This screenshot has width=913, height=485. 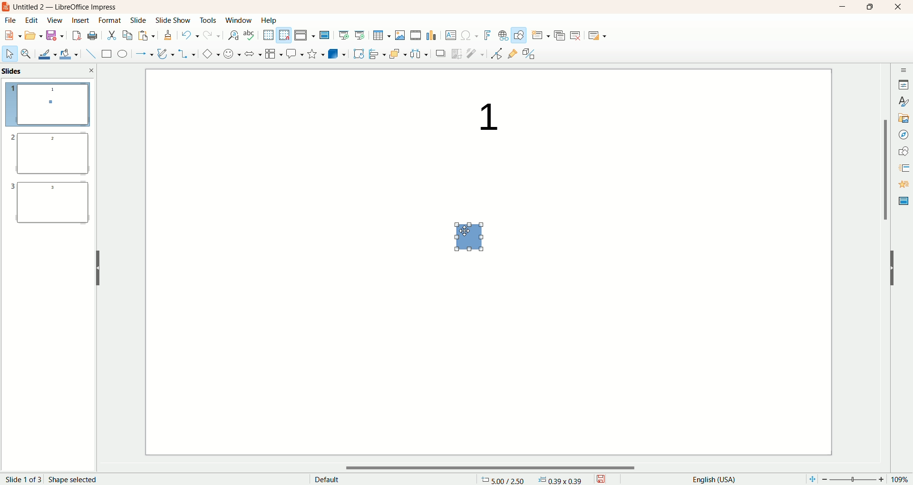 What do you see at coordinates (501, 36) in the screenshot?
I see `hyperlink` at bounding box center [501, 36].